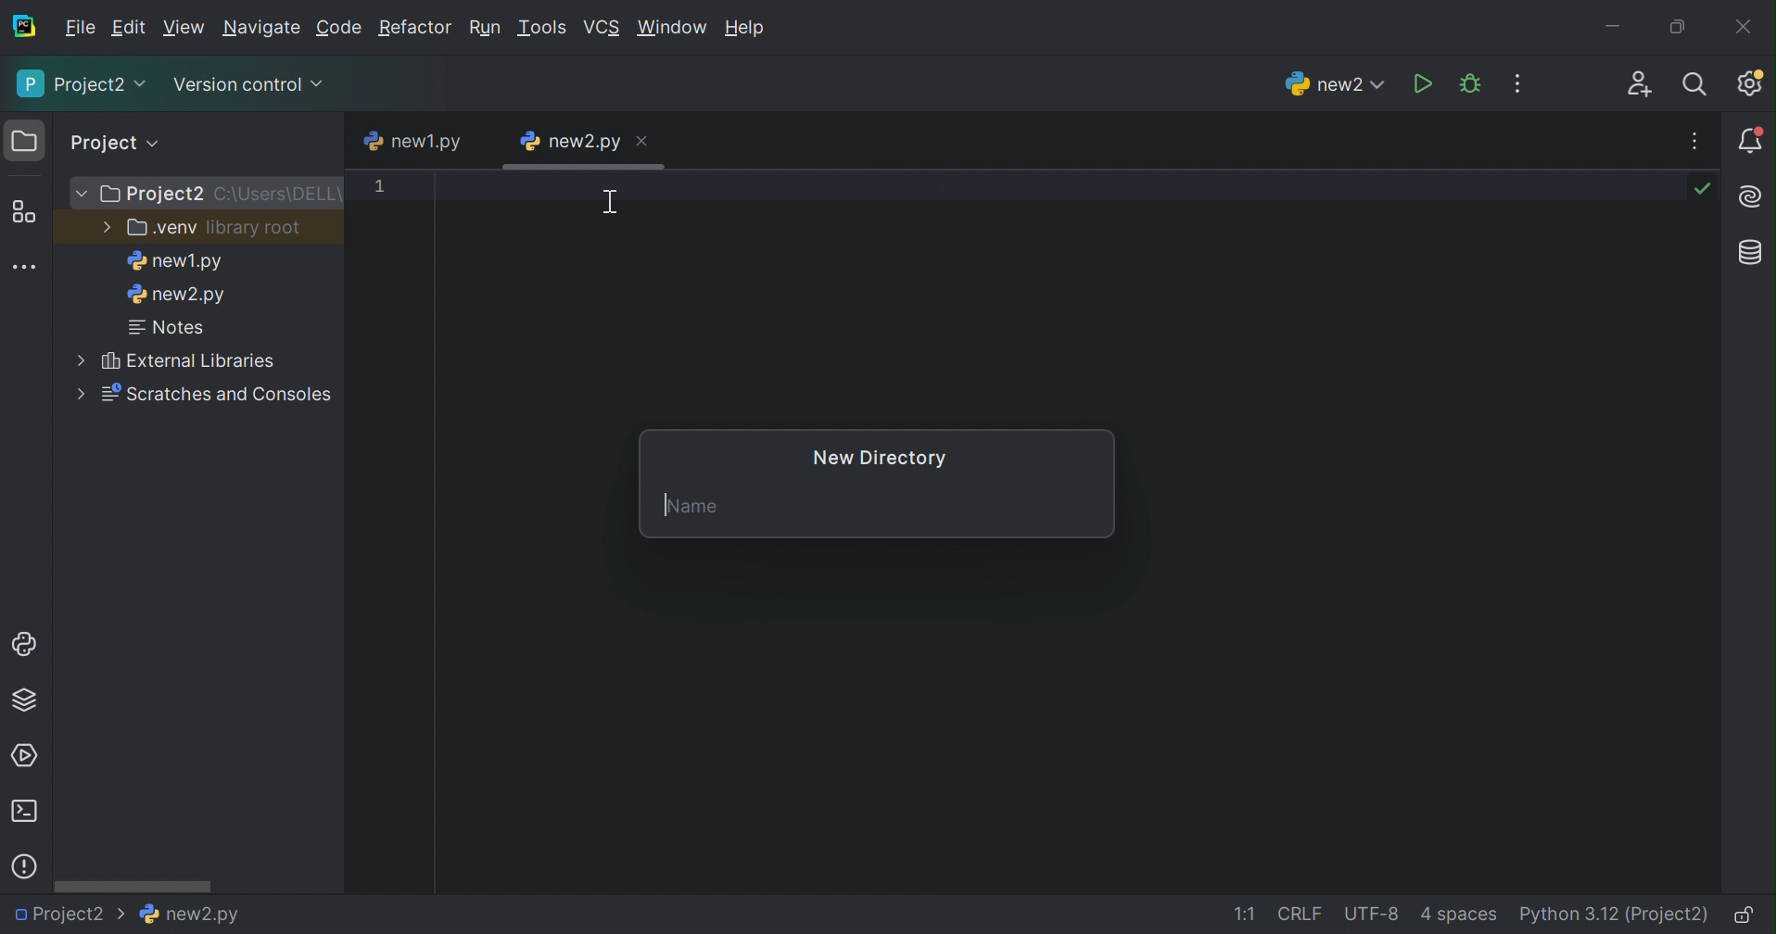 The width and height of the screenshot is (1776, 934). What do you see at coordinates (1697, 141) in the screenshot?
I see `Recent file, tab actions, and more` at bounding box center [1697, 141].